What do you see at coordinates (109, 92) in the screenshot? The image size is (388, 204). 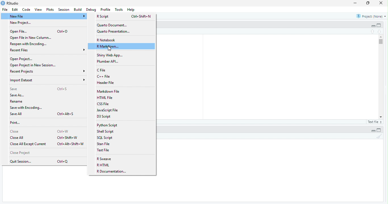 I see `‘Markdown File` at bounding box center [109, 92].